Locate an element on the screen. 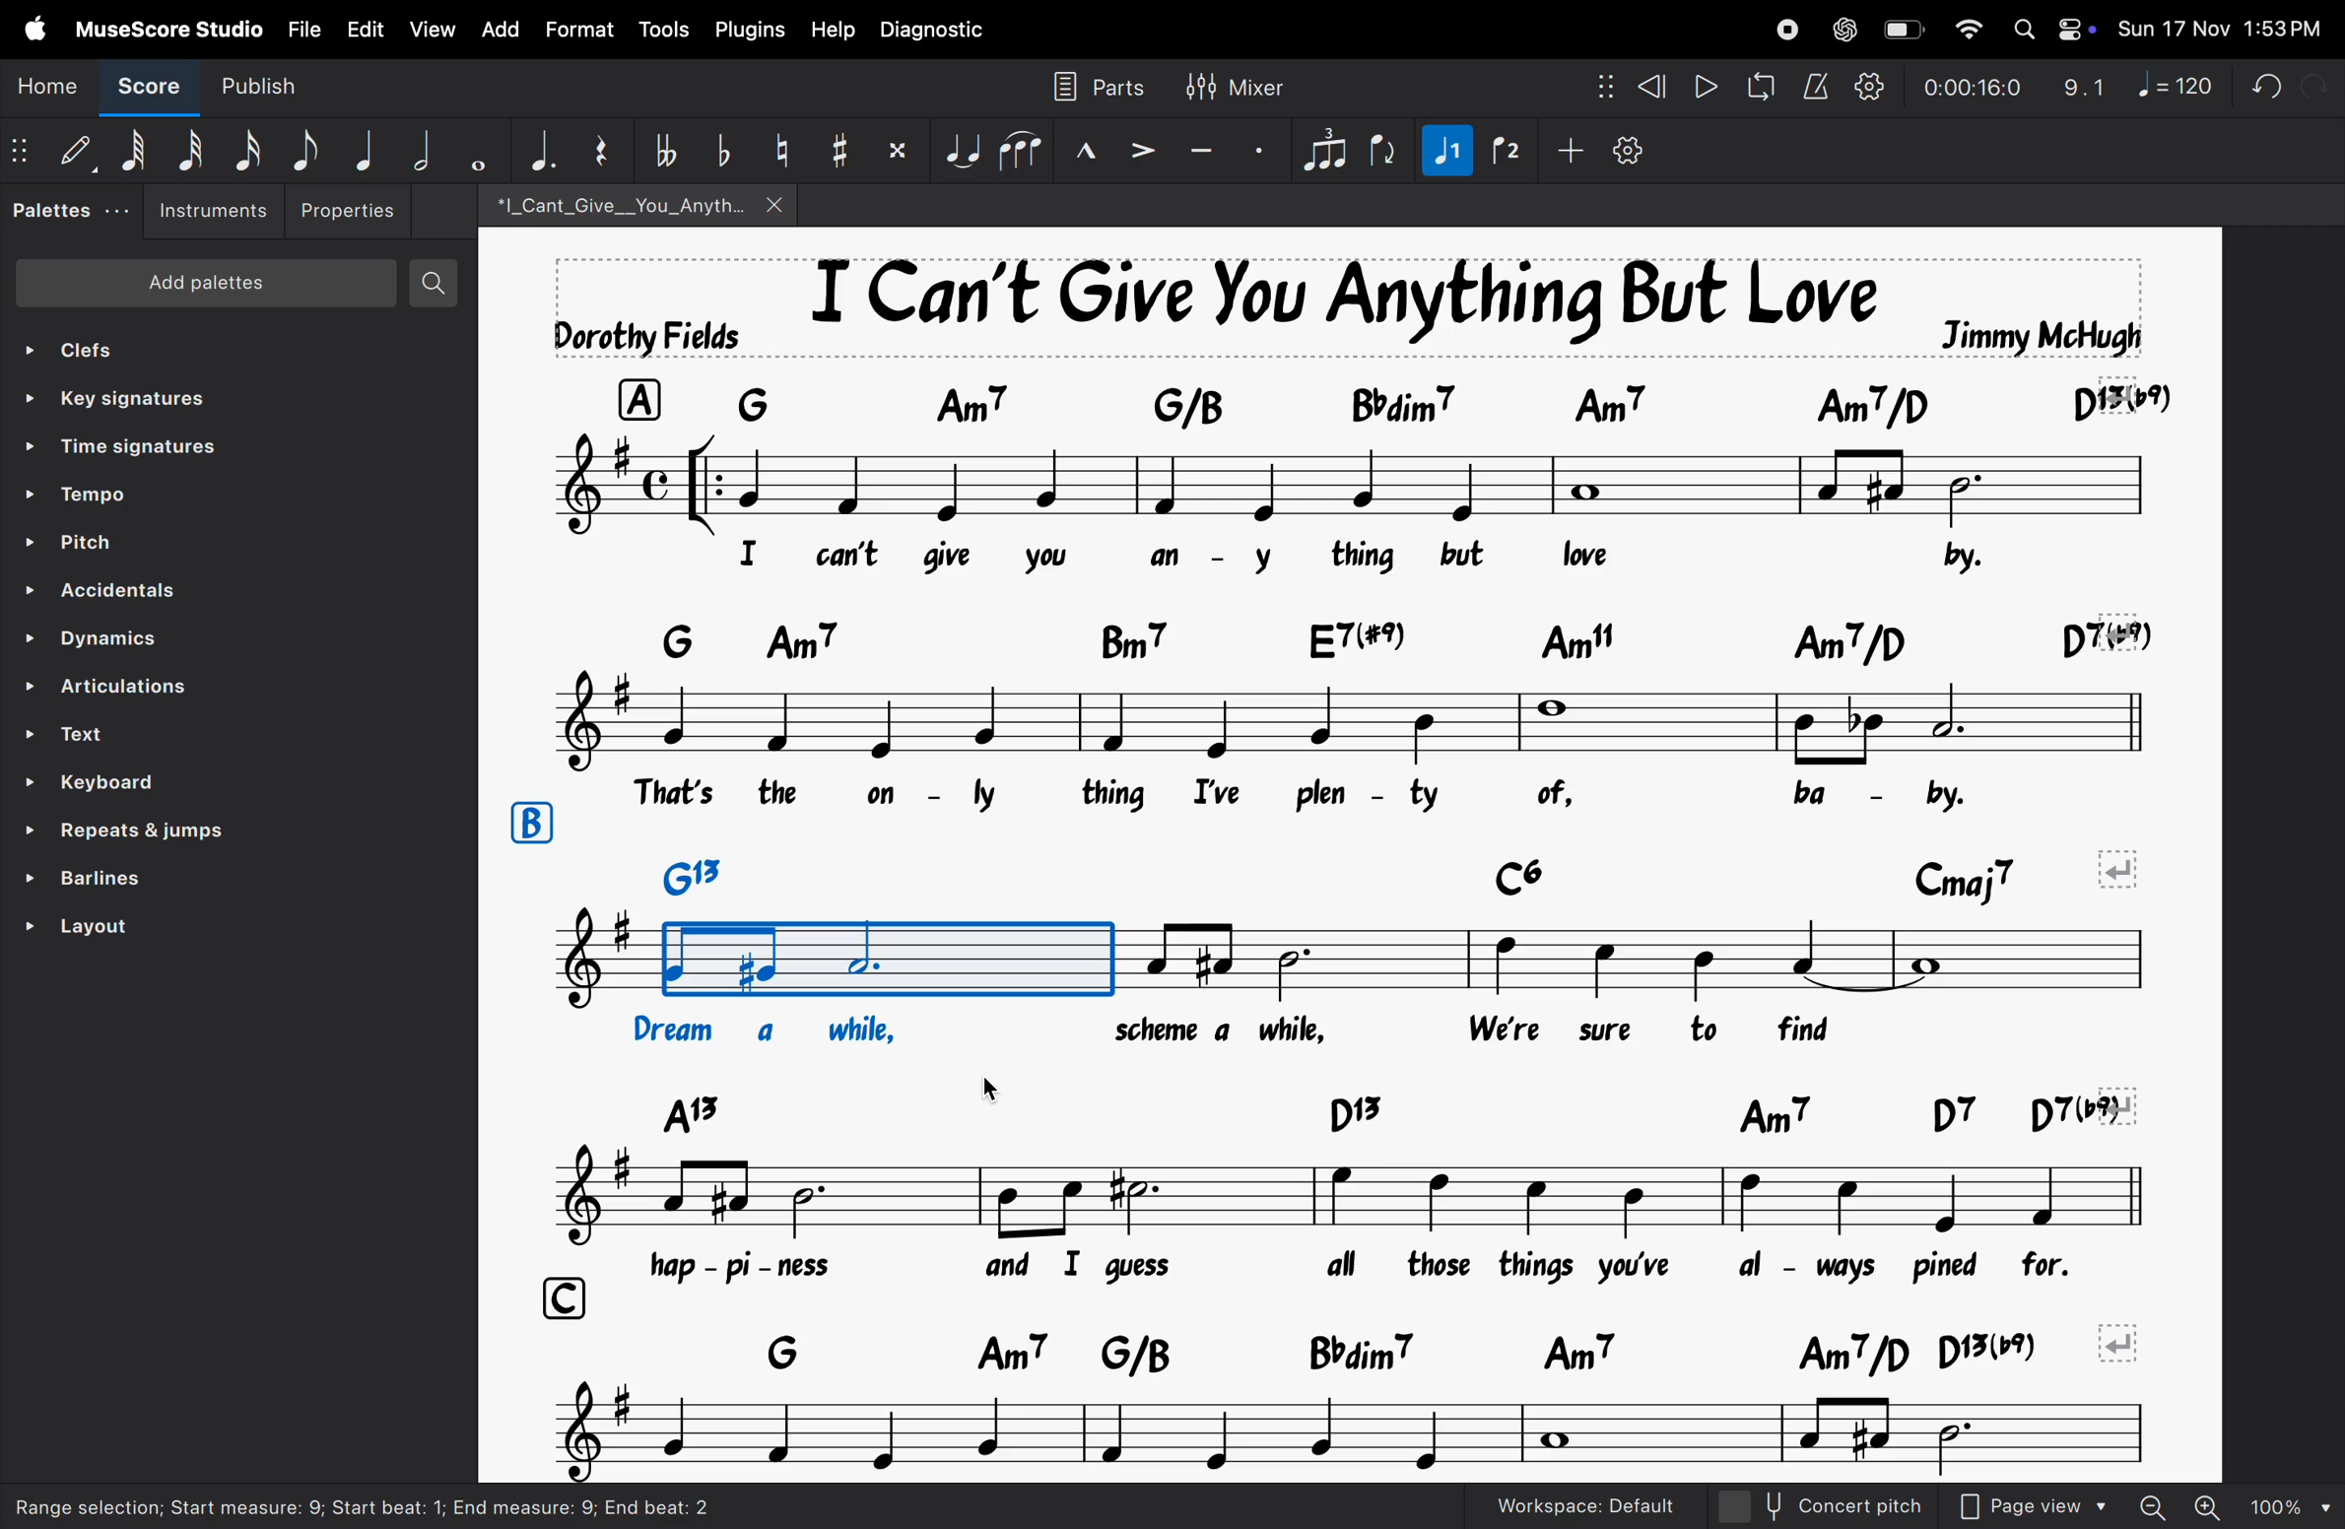 This screenshot has height=1529, width=2345. barlines is located at coordinates (87, 879).